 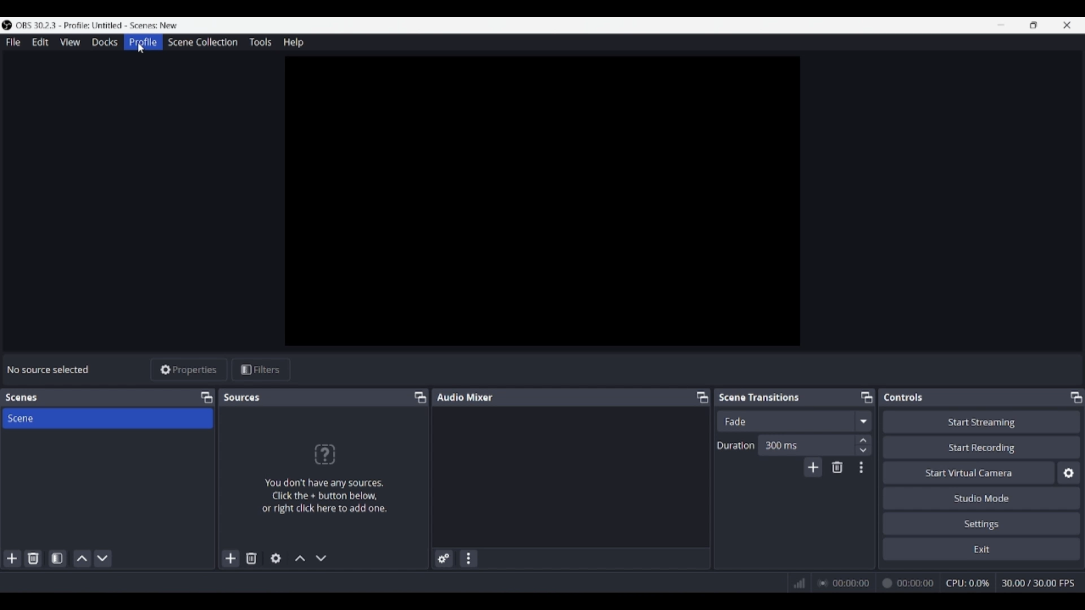 What do you see at coordinates (465, 396) in the screenshot?
I see `Panel title` at bounding box center [465, 396].